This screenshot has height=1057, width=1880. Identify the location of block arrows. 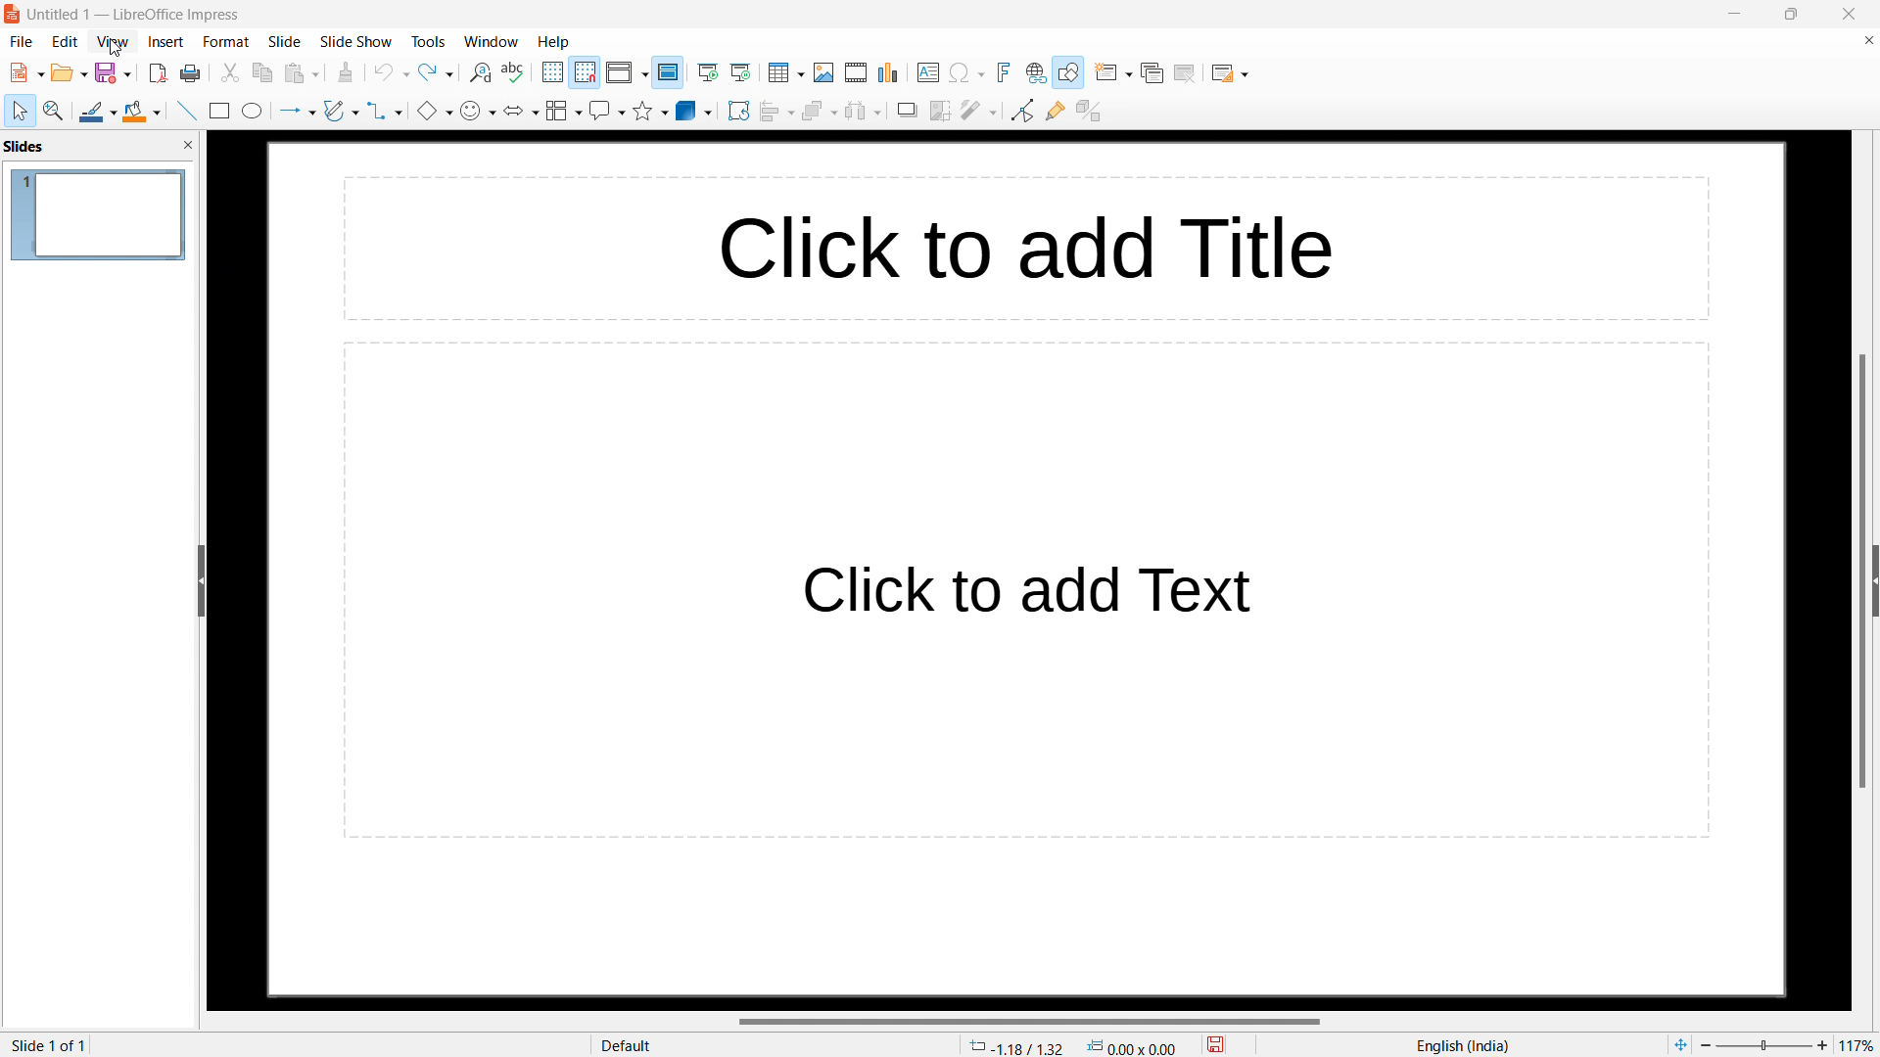
(521, 110).